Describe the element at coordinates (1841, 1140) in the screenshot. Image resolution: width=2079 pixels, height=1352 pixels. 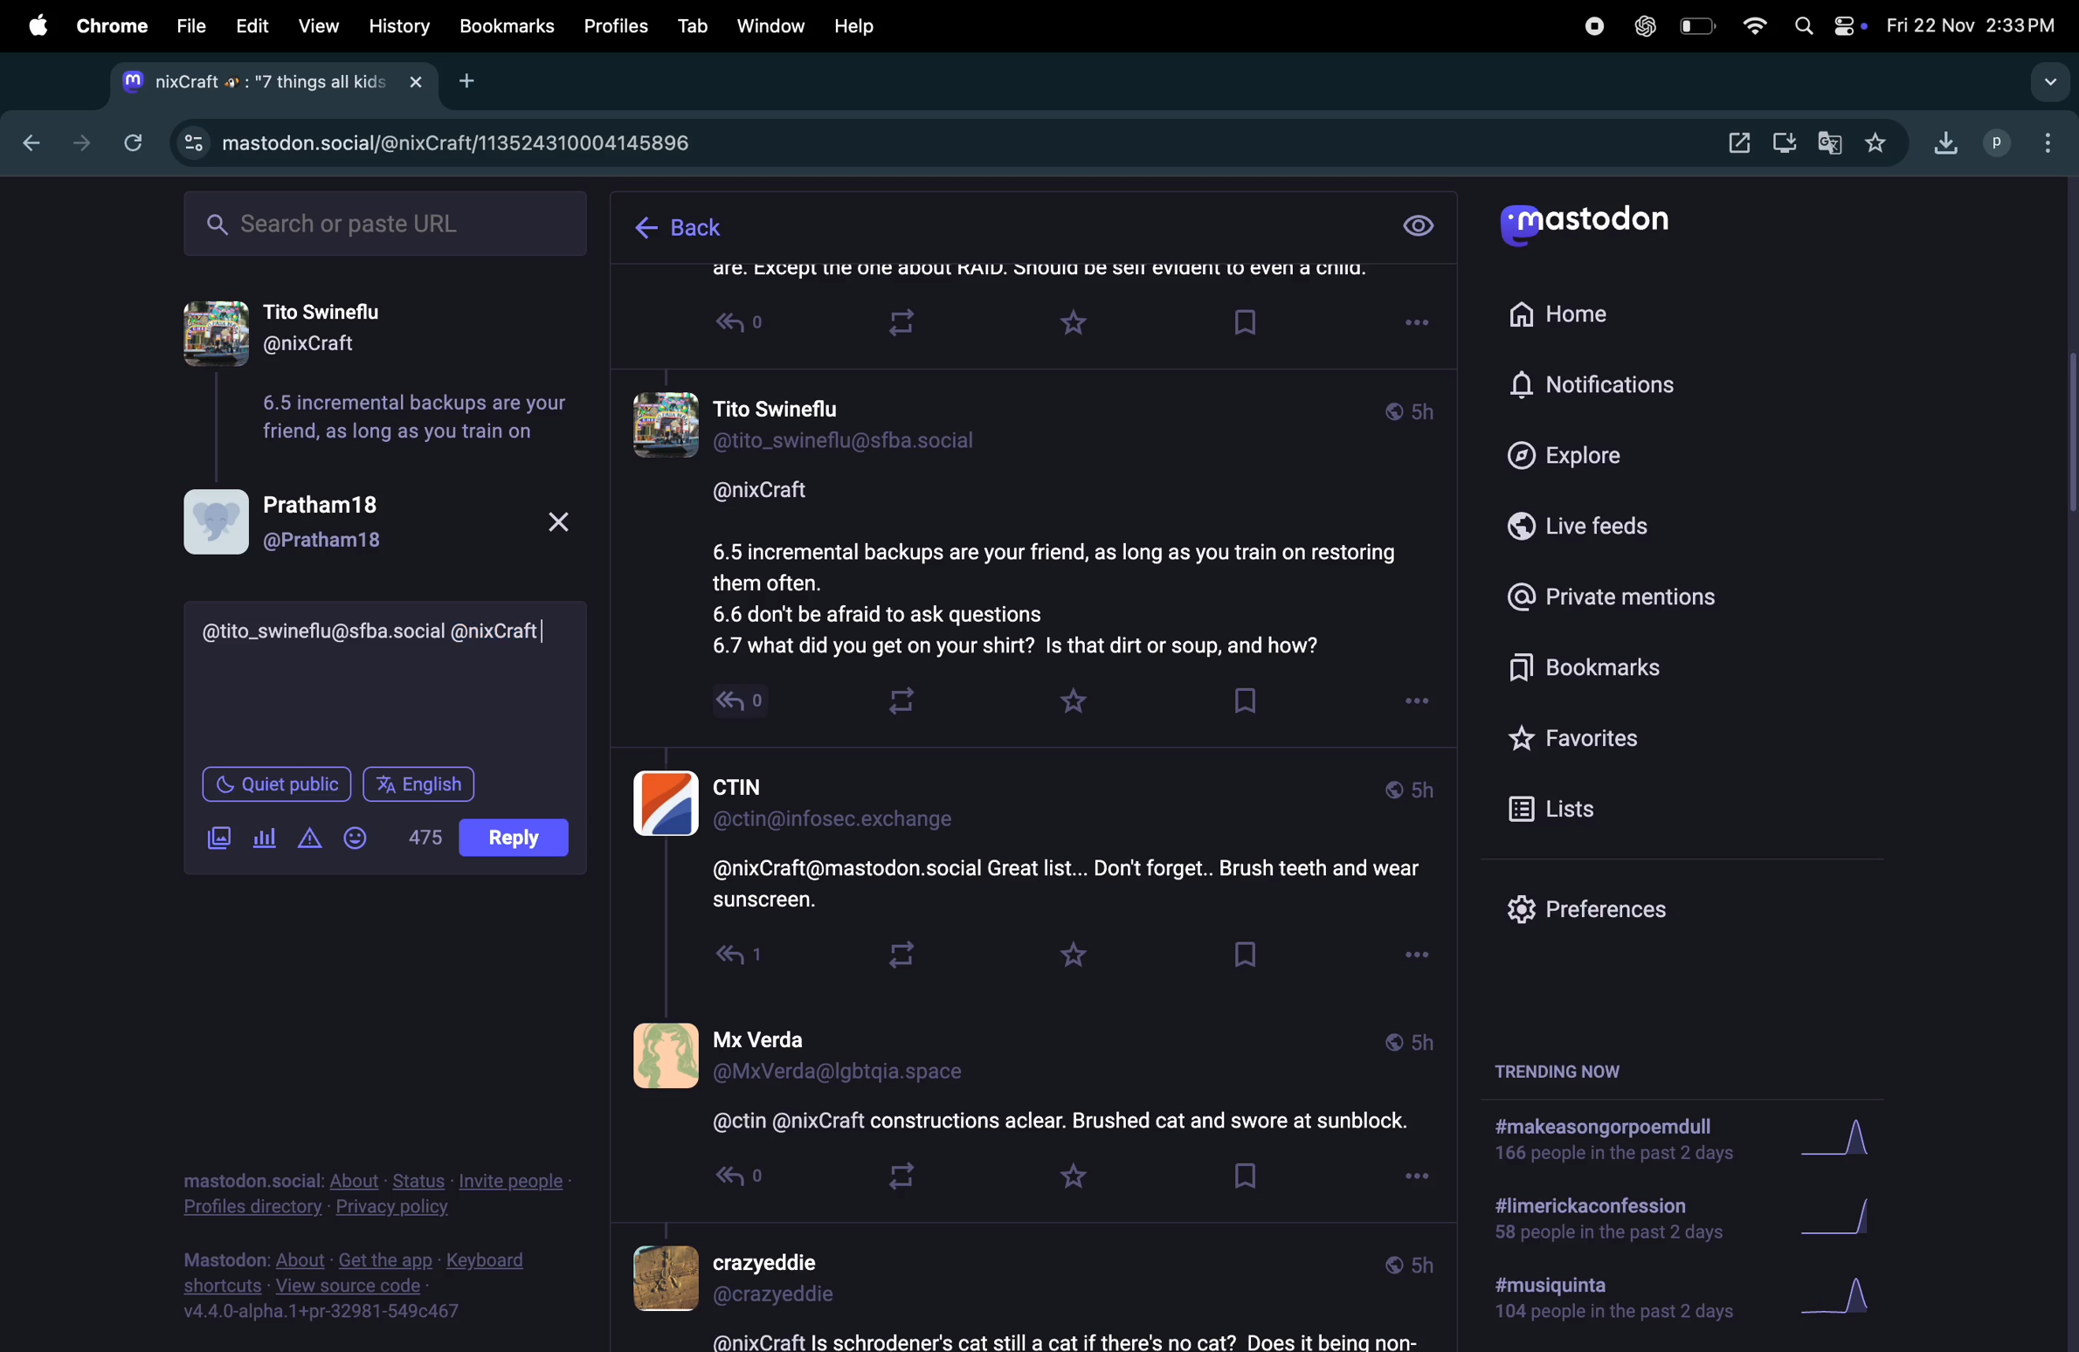
I see `graph` at that location.